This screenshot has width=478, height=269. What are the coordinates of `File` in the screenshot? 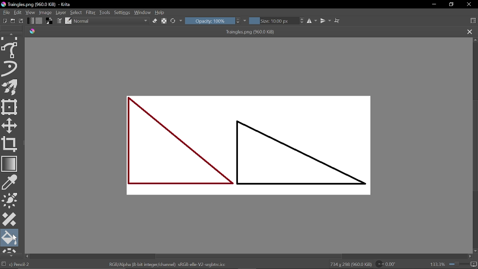 It's located at (5, 13).